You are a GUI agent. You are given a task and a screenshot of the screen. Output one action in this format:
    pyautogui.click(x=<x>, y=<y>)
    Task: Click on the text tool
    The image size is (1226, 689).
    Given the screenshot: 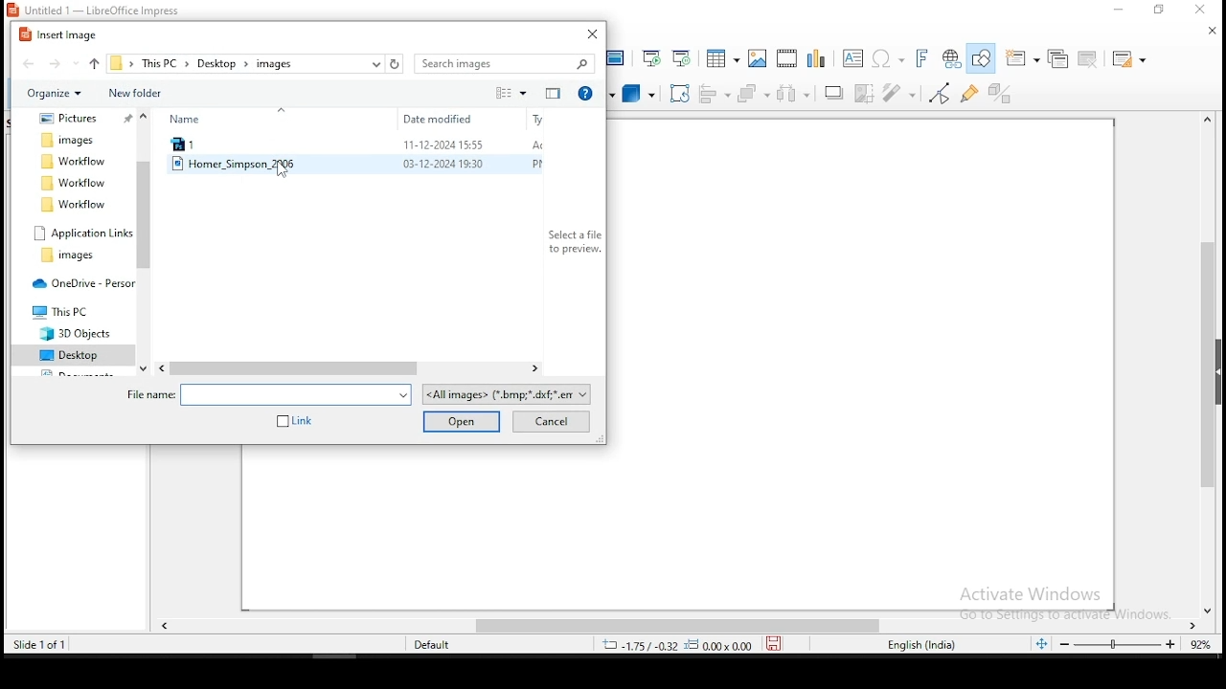 What is the action you would take?
    pyautogui.click(x=853, y=57)
    